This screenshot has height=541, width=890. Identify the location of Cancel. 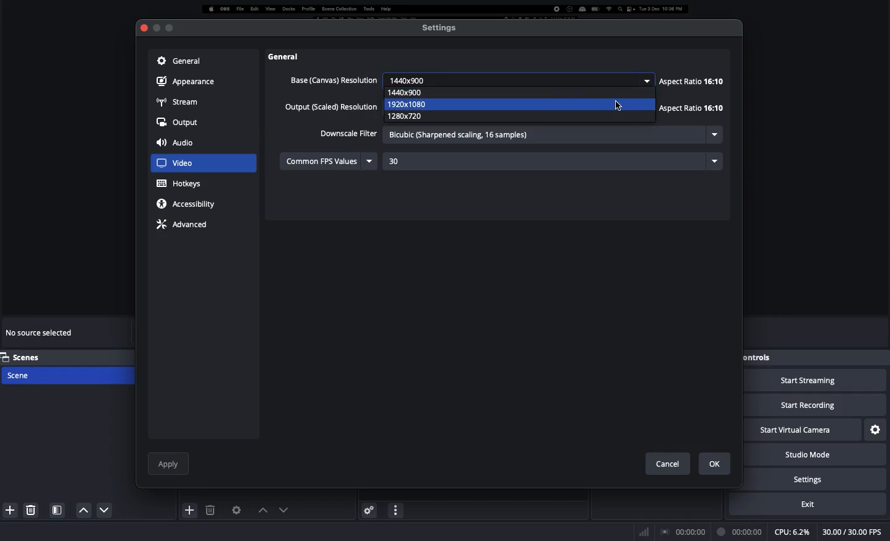
(663, 461).